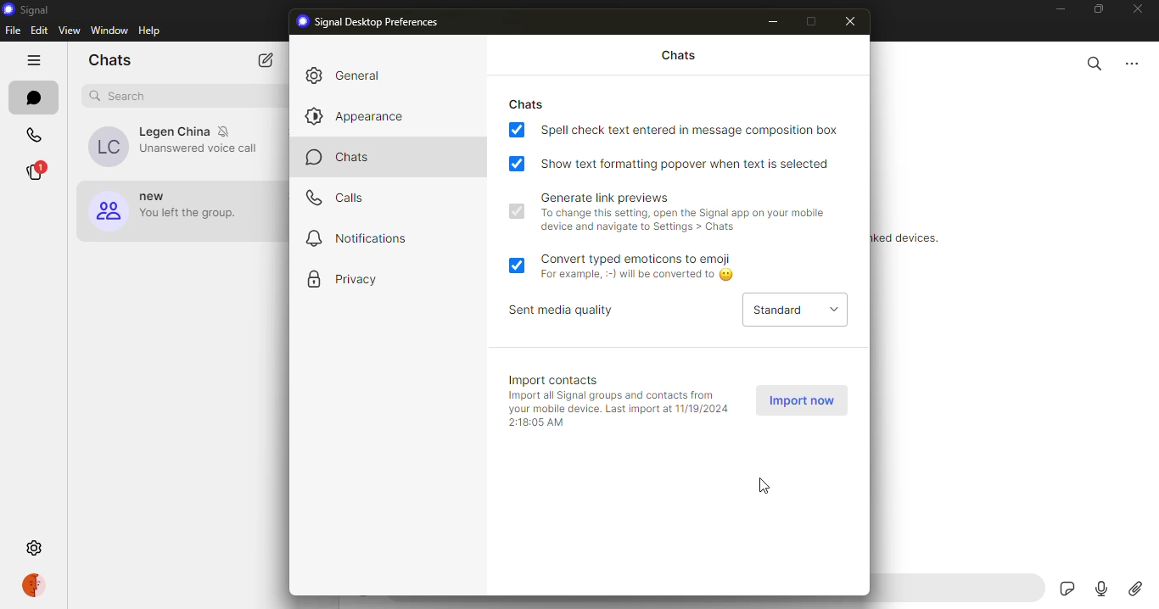 This screenshot has height=609, width=1159. Describe the element at coordinates (40, 170) in the screenshot. I see `stories` at that location.